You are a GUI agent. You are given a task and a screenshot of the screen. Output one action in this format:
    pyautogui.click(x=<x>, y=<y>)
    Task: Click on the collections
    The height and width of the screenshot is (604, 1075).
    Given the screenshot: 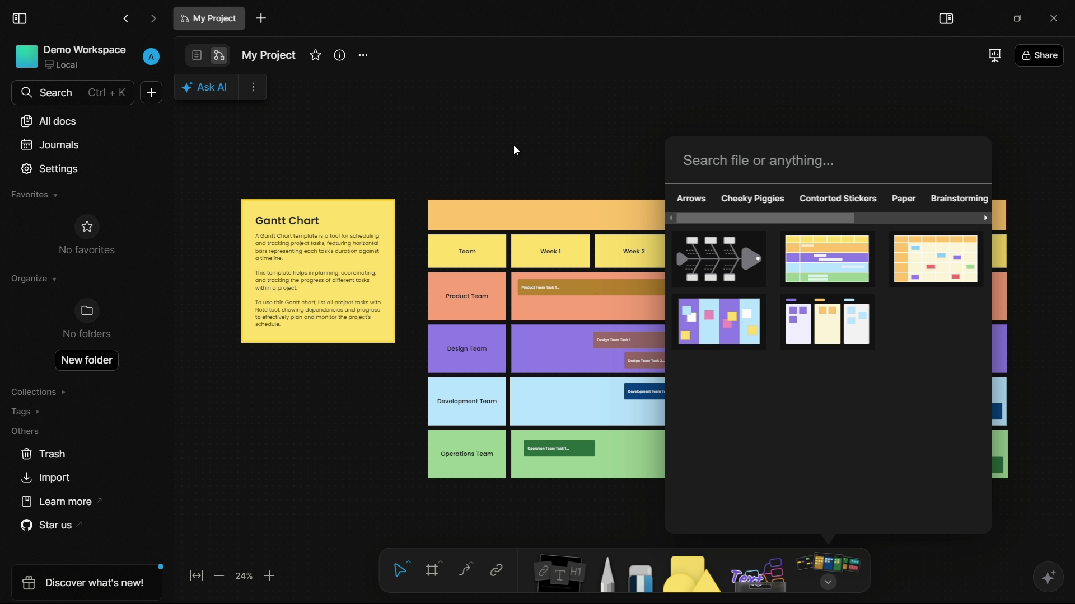 What is the action you would take?
    pyautogui.click(x=40, y=393)
    